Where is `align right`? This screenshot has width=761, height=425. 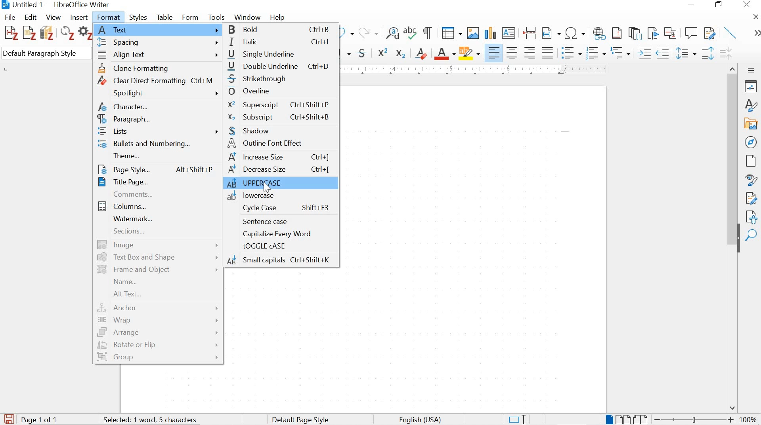
align right is located at coordinates (531, 53).